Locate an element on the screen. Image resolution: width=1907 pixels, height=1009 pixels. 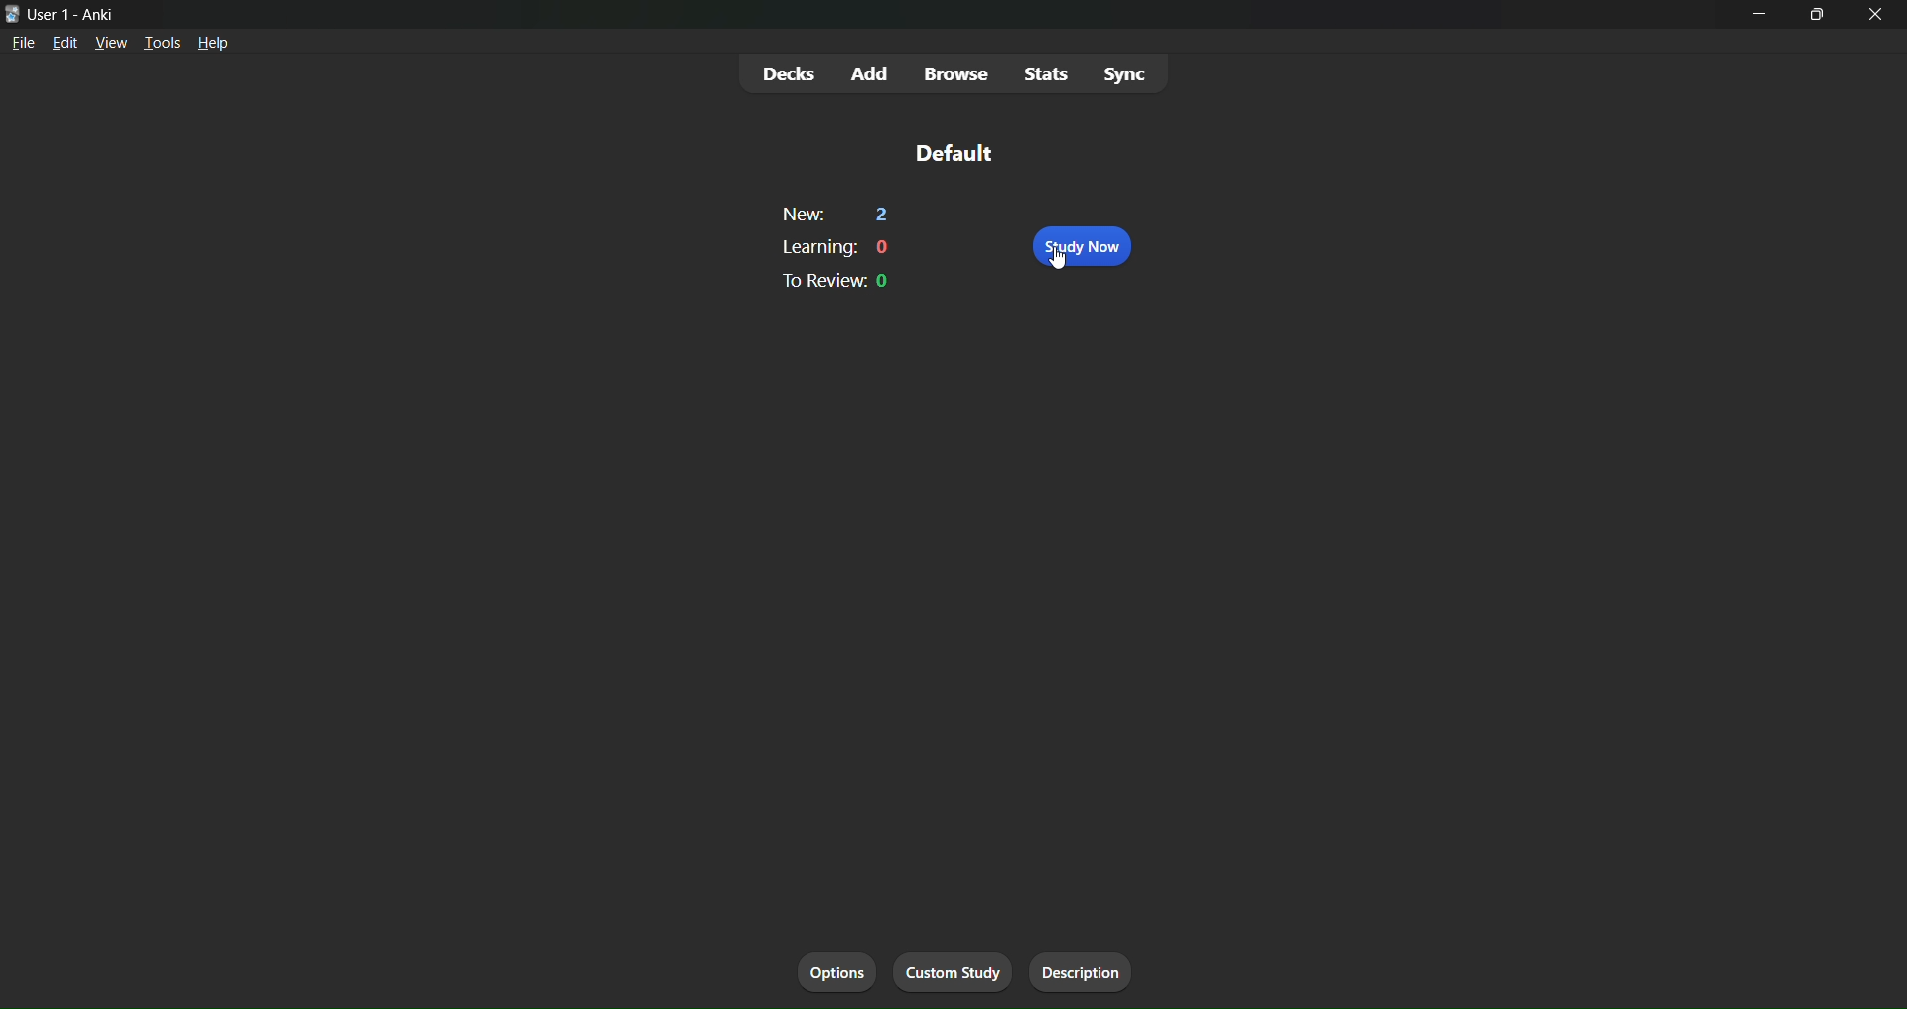
view is located at coordinates (111, 44).